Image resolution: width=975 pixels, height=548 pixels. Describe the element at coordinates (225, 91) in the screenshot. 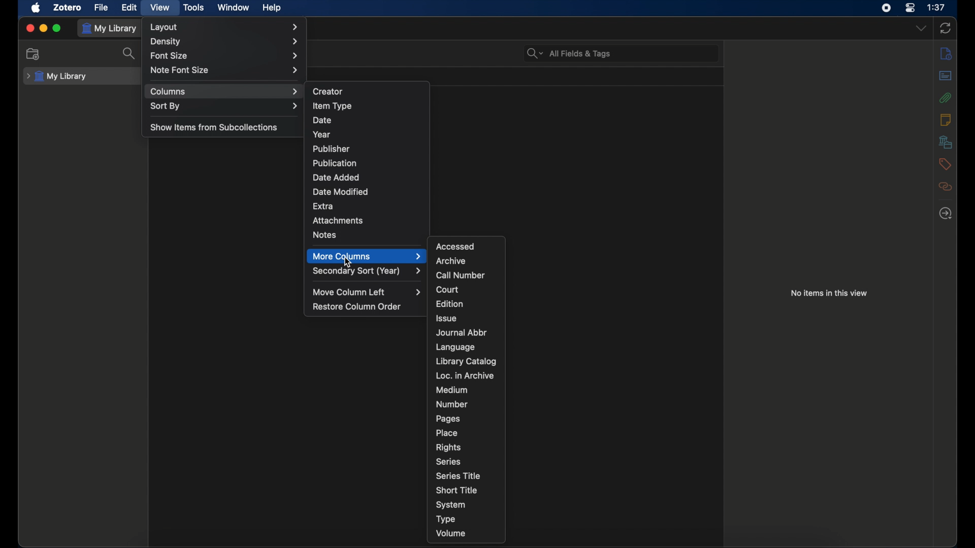

I see `columns` at that location.